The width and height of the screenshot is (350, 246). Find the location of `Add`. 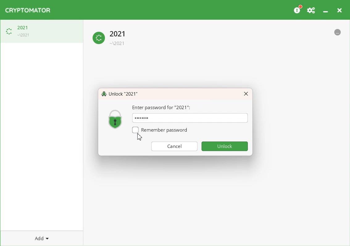

Add is located at coordinates (42, 238).